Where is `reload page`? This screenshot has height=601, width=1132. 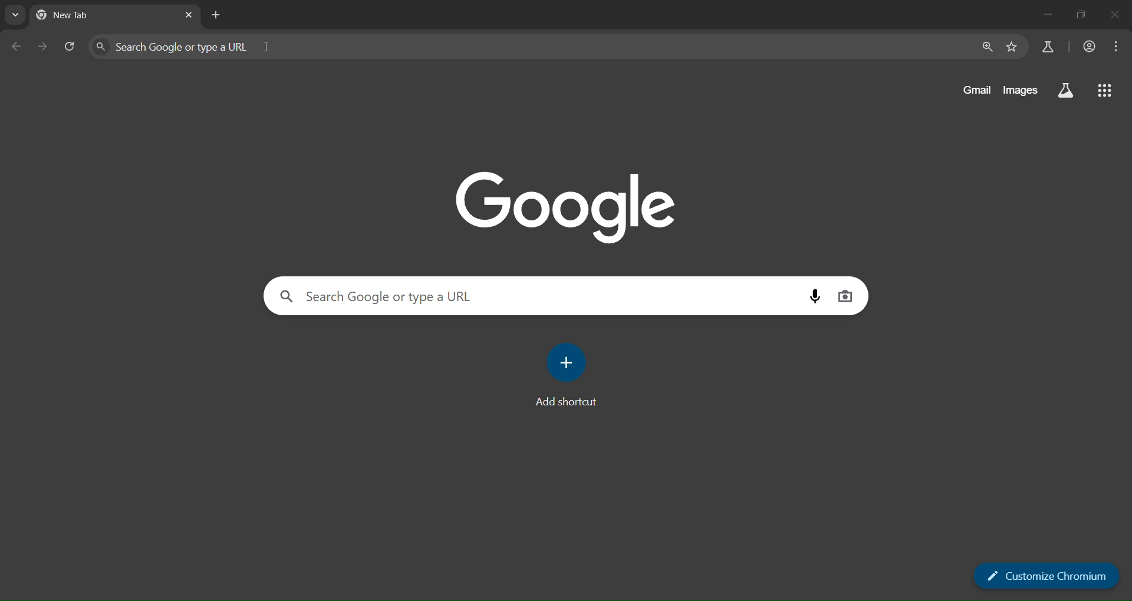
reload page is located at coordinates (68, 45).